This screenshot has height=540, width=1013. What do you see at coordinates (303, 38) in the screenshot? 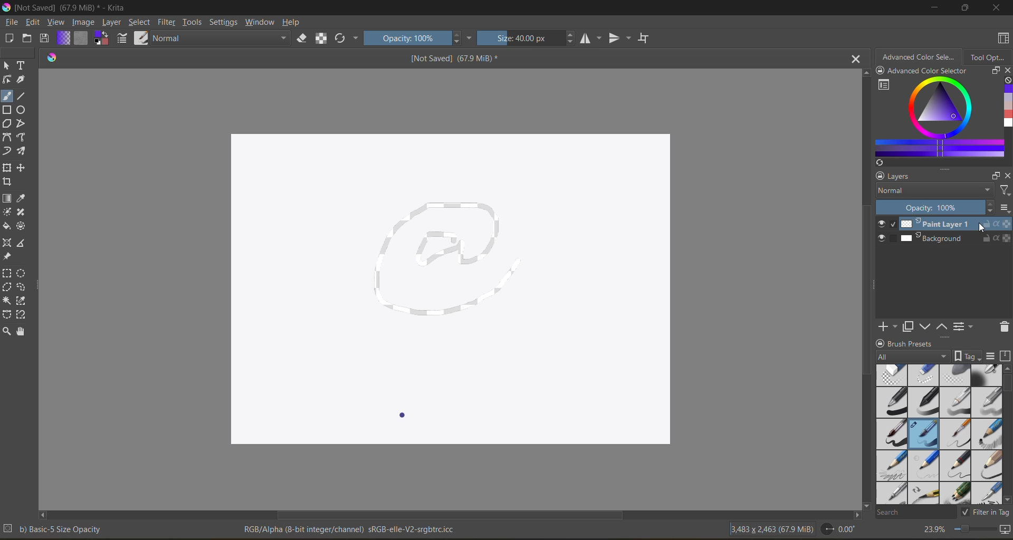
I see `set eraser mode` at bounding box center [303, 38].